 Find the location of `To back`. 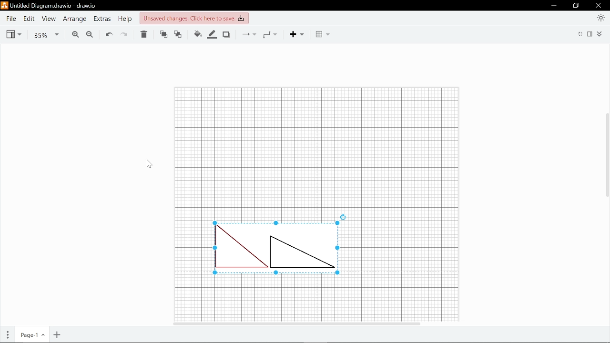

To back is located at coordinates (178, 35).